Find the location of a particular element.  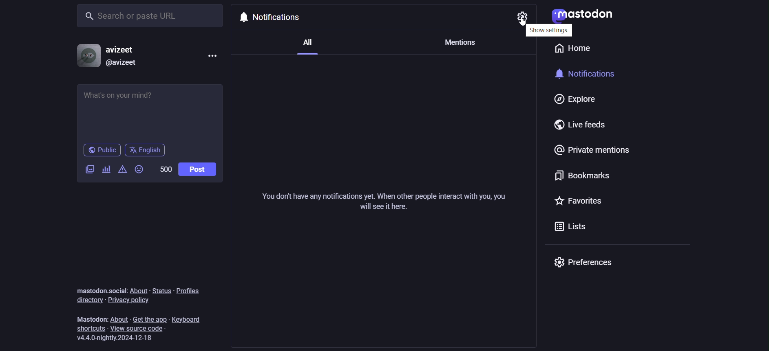

status is located at coordinates (161, 290).